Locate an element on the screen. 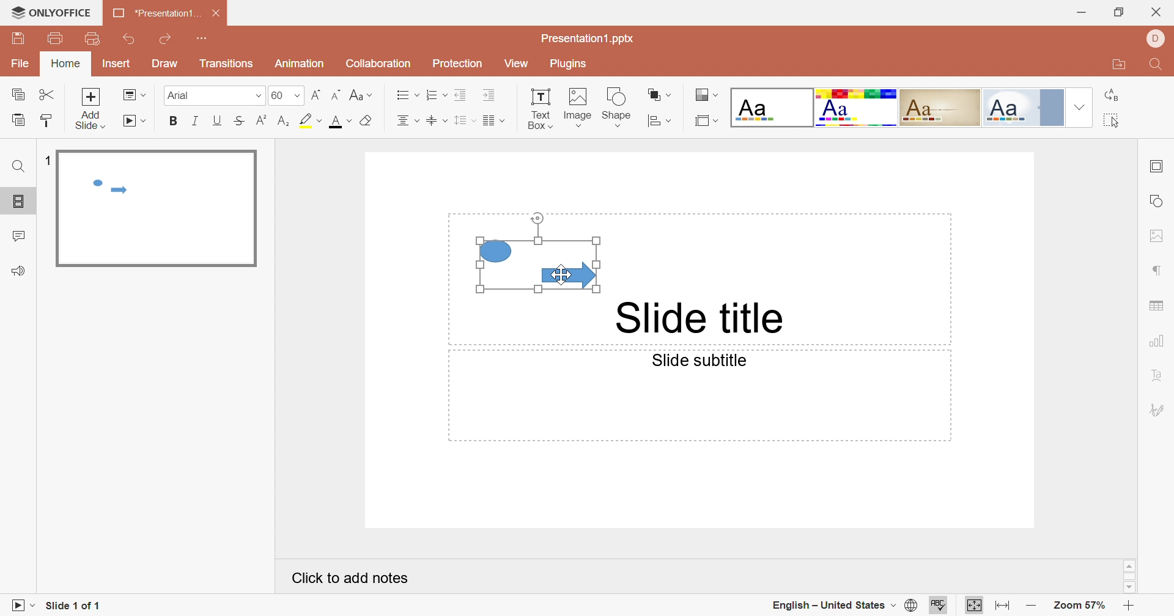 This screenshot has width=1174, height=616. Superscript is located at coordinates (262, 121).